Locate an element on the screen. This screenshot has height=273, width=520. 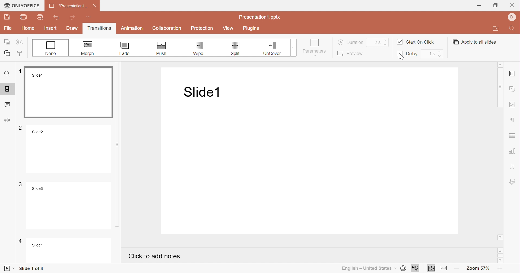
None is located at coordinates (50, 48).